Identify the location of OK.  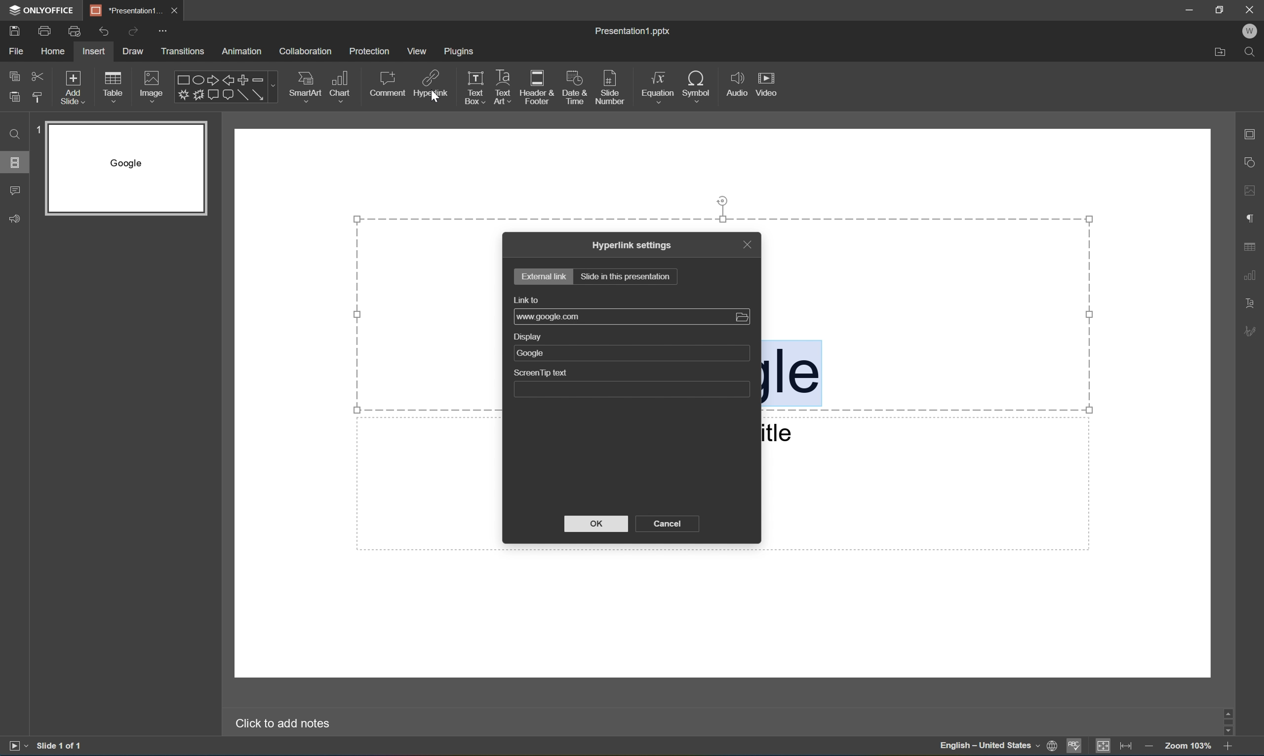
(599, 525).